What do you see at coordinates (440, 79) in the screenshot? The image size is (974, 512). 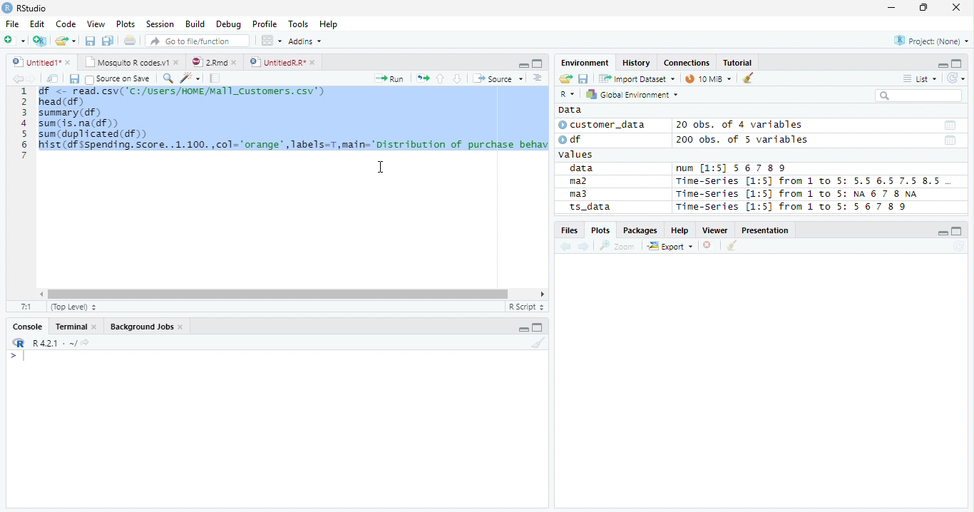 I see `Up` at bounding box center [440, 79].